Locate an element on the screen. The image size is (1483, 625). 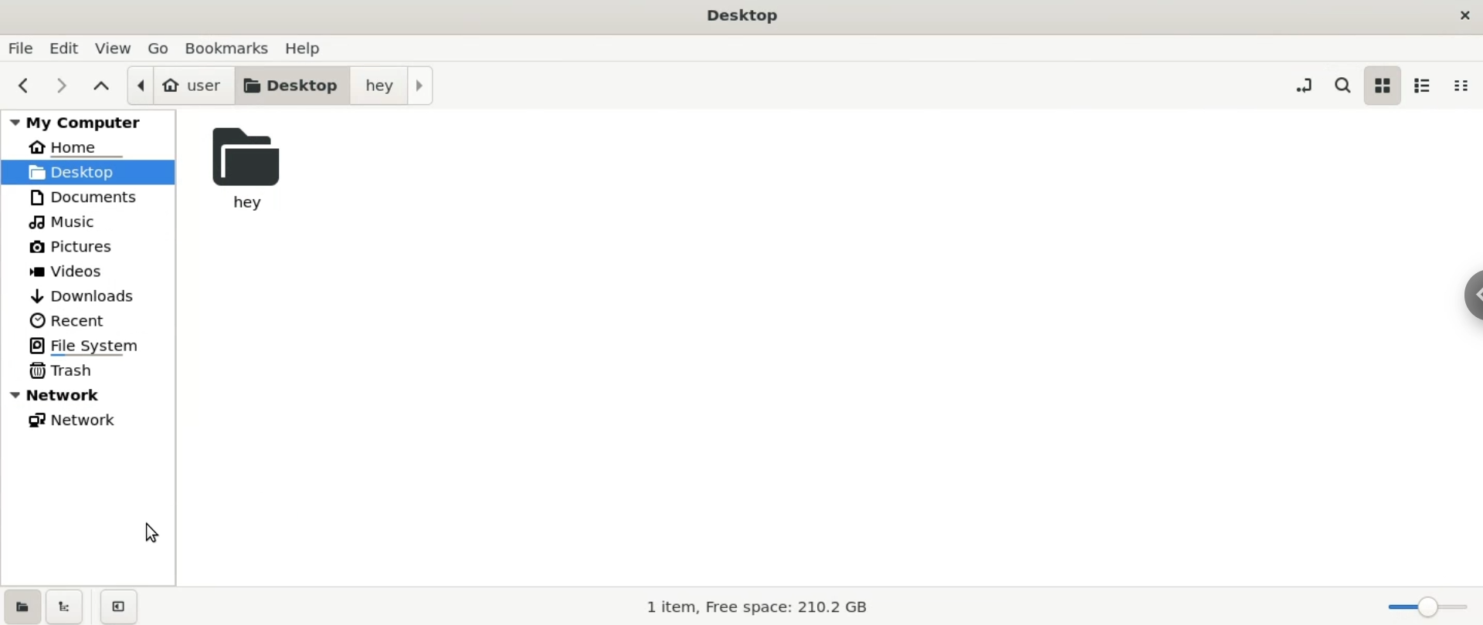
trash is located at coordinates (91, 372).